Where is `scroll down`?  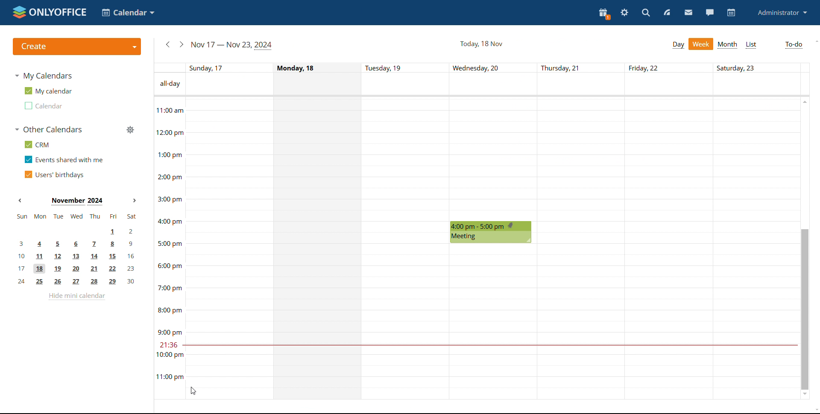
scroll down is located at coordinates (805, 395).